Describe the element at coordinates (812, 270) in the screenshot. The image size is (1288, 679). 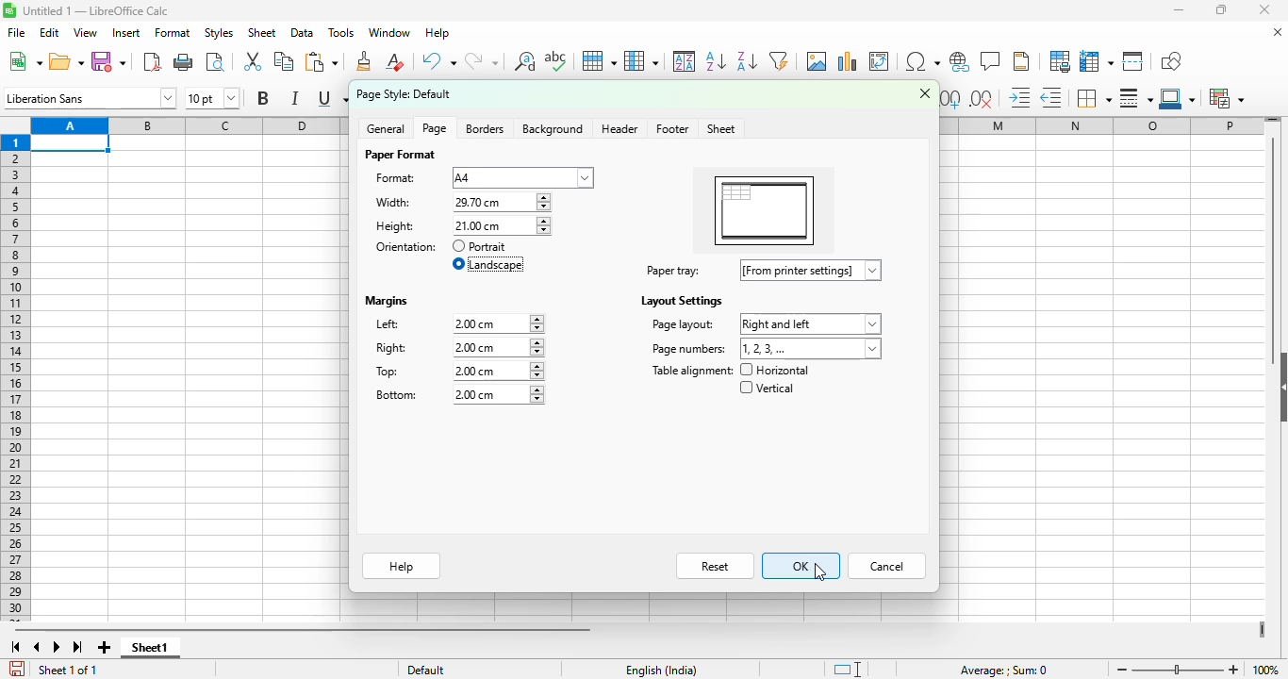
I see `[from printer settings]` at that location.